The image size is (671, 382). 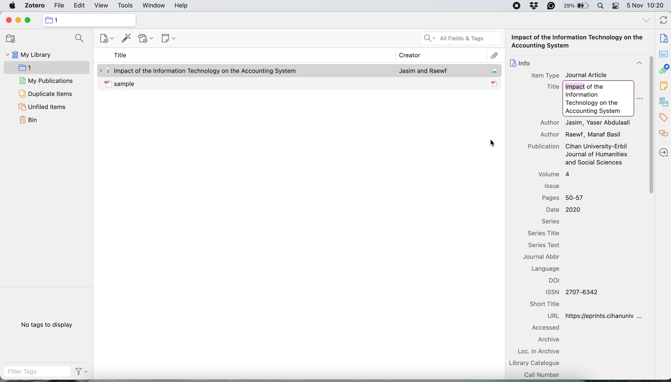 What do you see at coordinates (577, 6) in the screenshot?
I see `battery` at bounding box center [577, 6].